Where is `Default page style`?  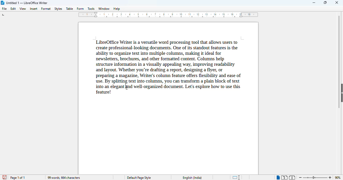
Default page style is located at coordinates (140, 178).